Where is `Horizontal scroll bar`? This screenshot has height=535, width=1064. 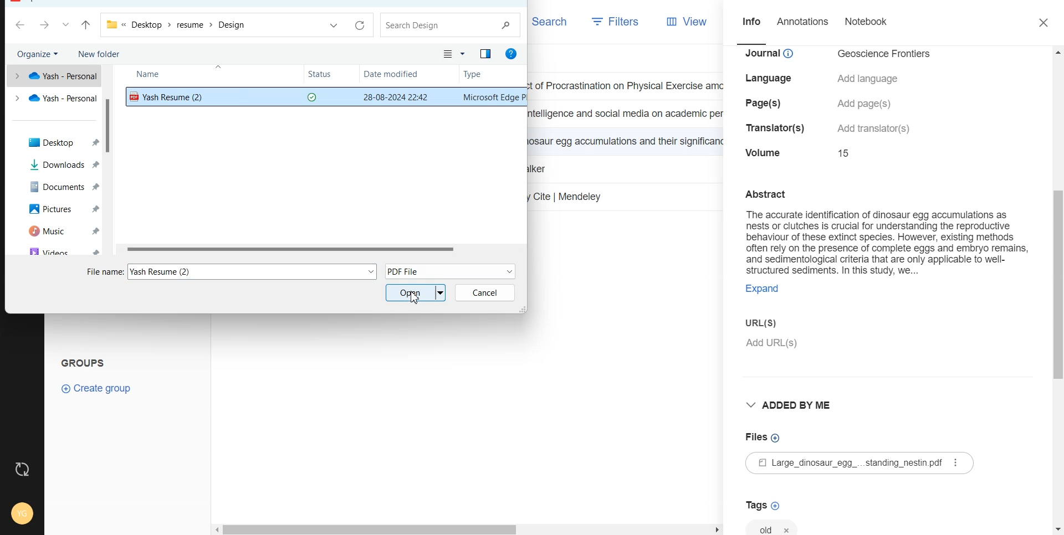
Horizontal scroll bar is located at coordinates (468, 529).